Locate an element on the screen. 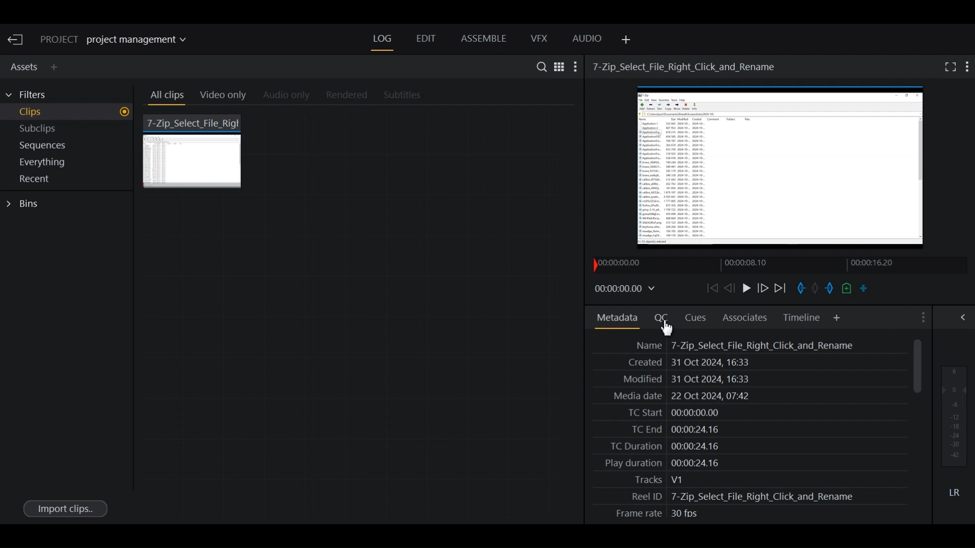 The image size is (975, 548). Tracks is located at coordinates (734, 480).